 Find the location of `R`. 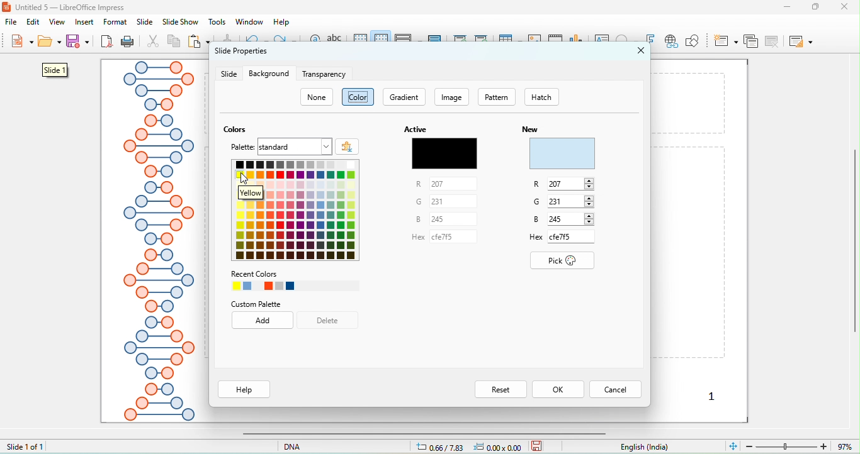

R is located at coordinates (563, 185).